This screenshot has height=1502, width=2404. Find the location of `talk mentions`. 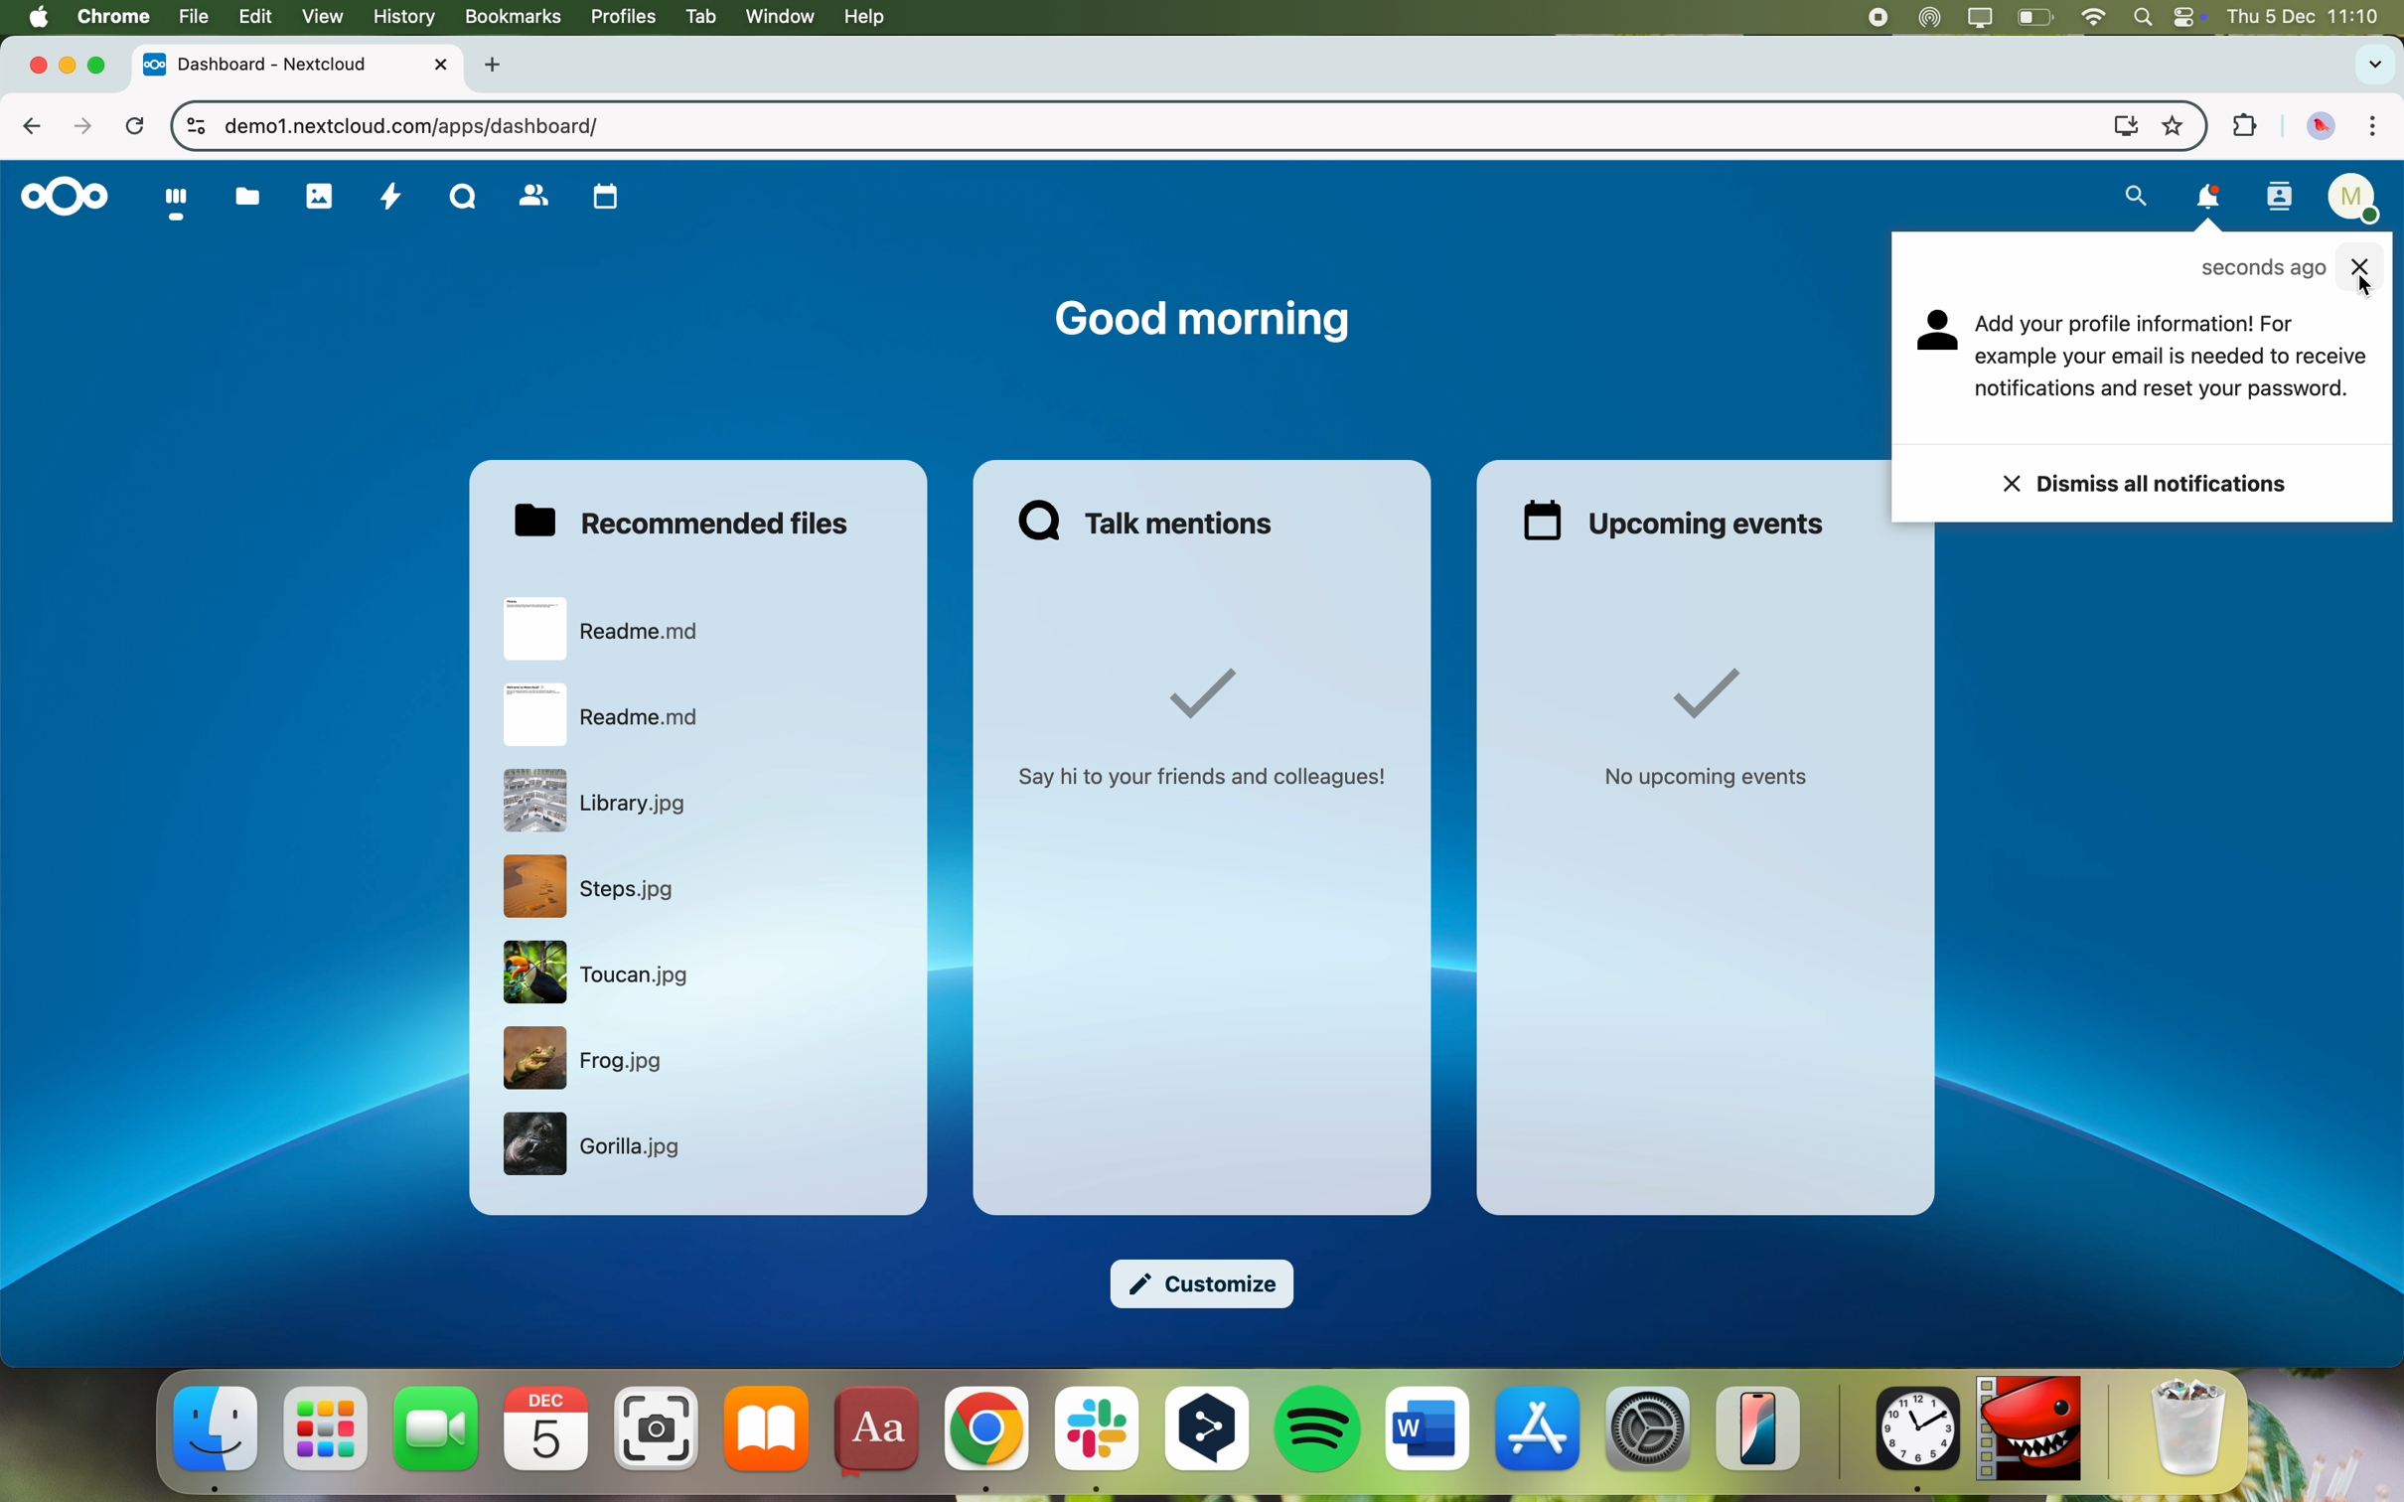

talk mentions is located at coordinates (1153, 519).